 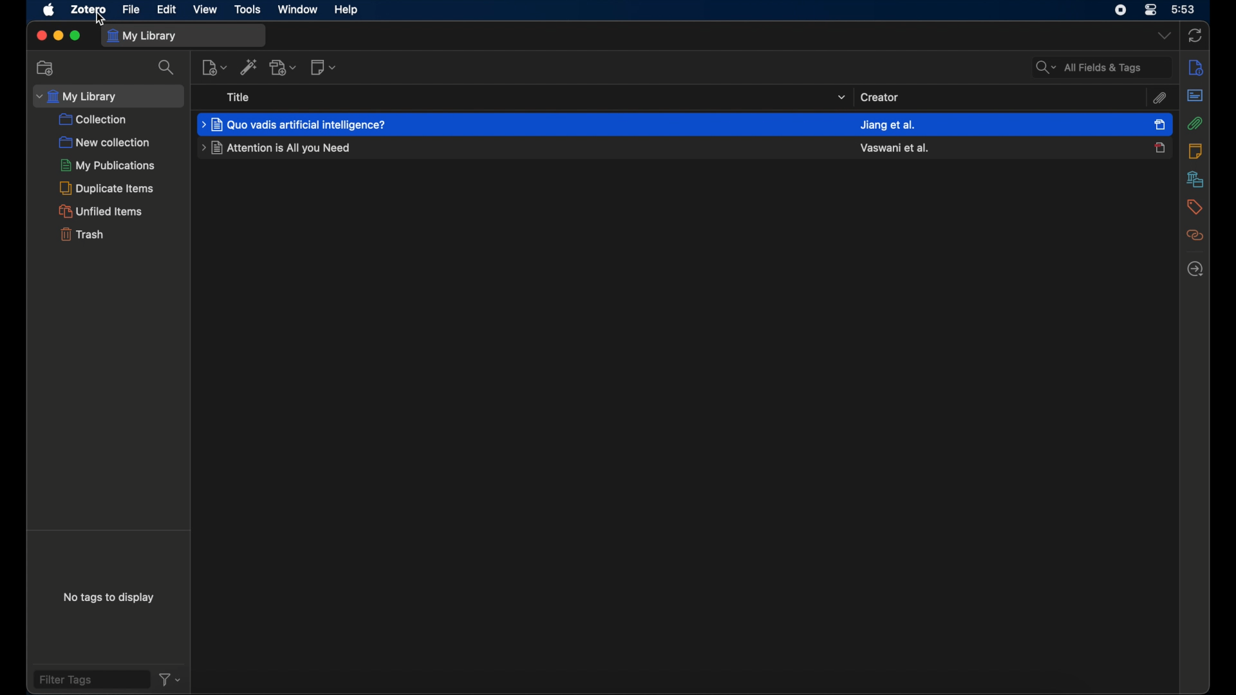 I want to click on locate, so click(x=1195, y=268).